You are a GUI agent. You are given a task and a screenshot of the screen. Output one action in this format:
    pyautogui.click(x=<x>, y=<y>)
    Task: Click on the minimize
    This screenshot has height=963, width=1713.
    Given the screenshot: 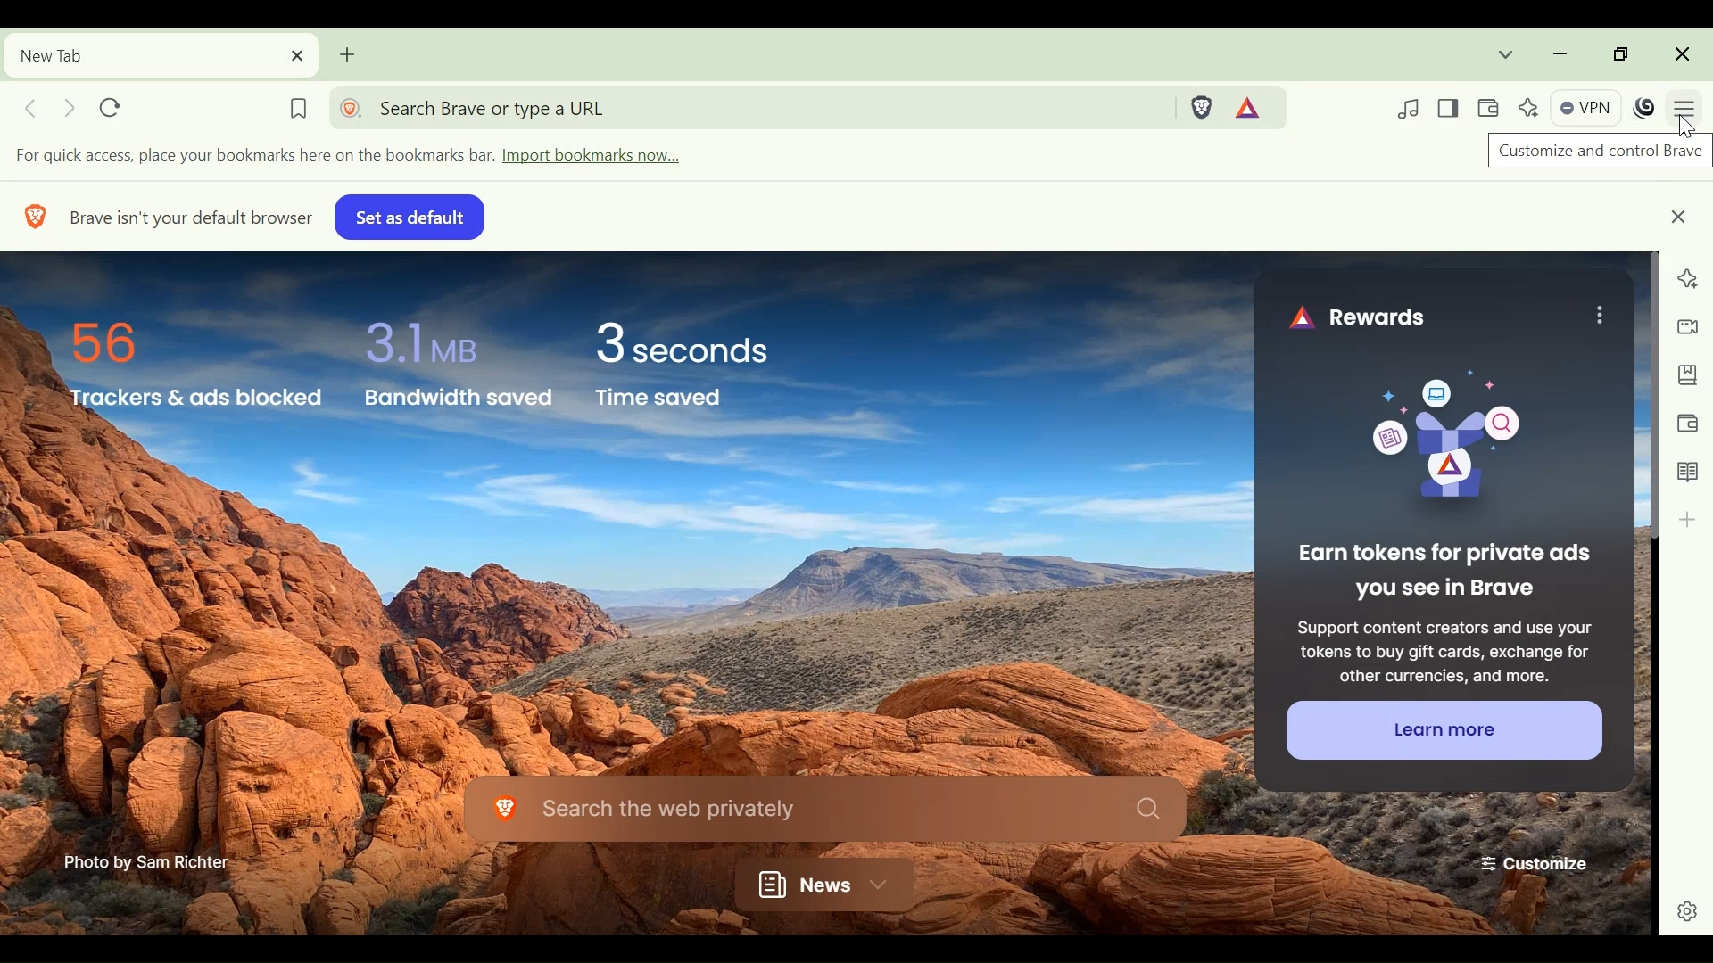 What is the action you would take?
    pyautogui.click(x=1560, y=53)
    